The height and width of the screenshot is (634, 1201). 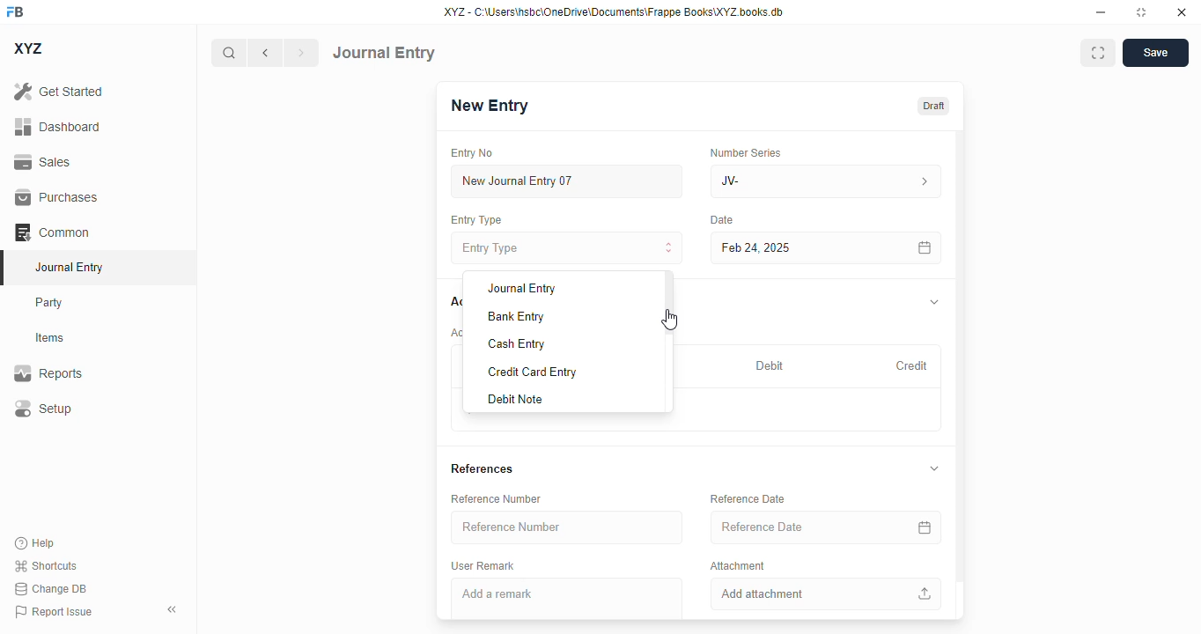 I want to click on close, so click(x=1182, y=12).